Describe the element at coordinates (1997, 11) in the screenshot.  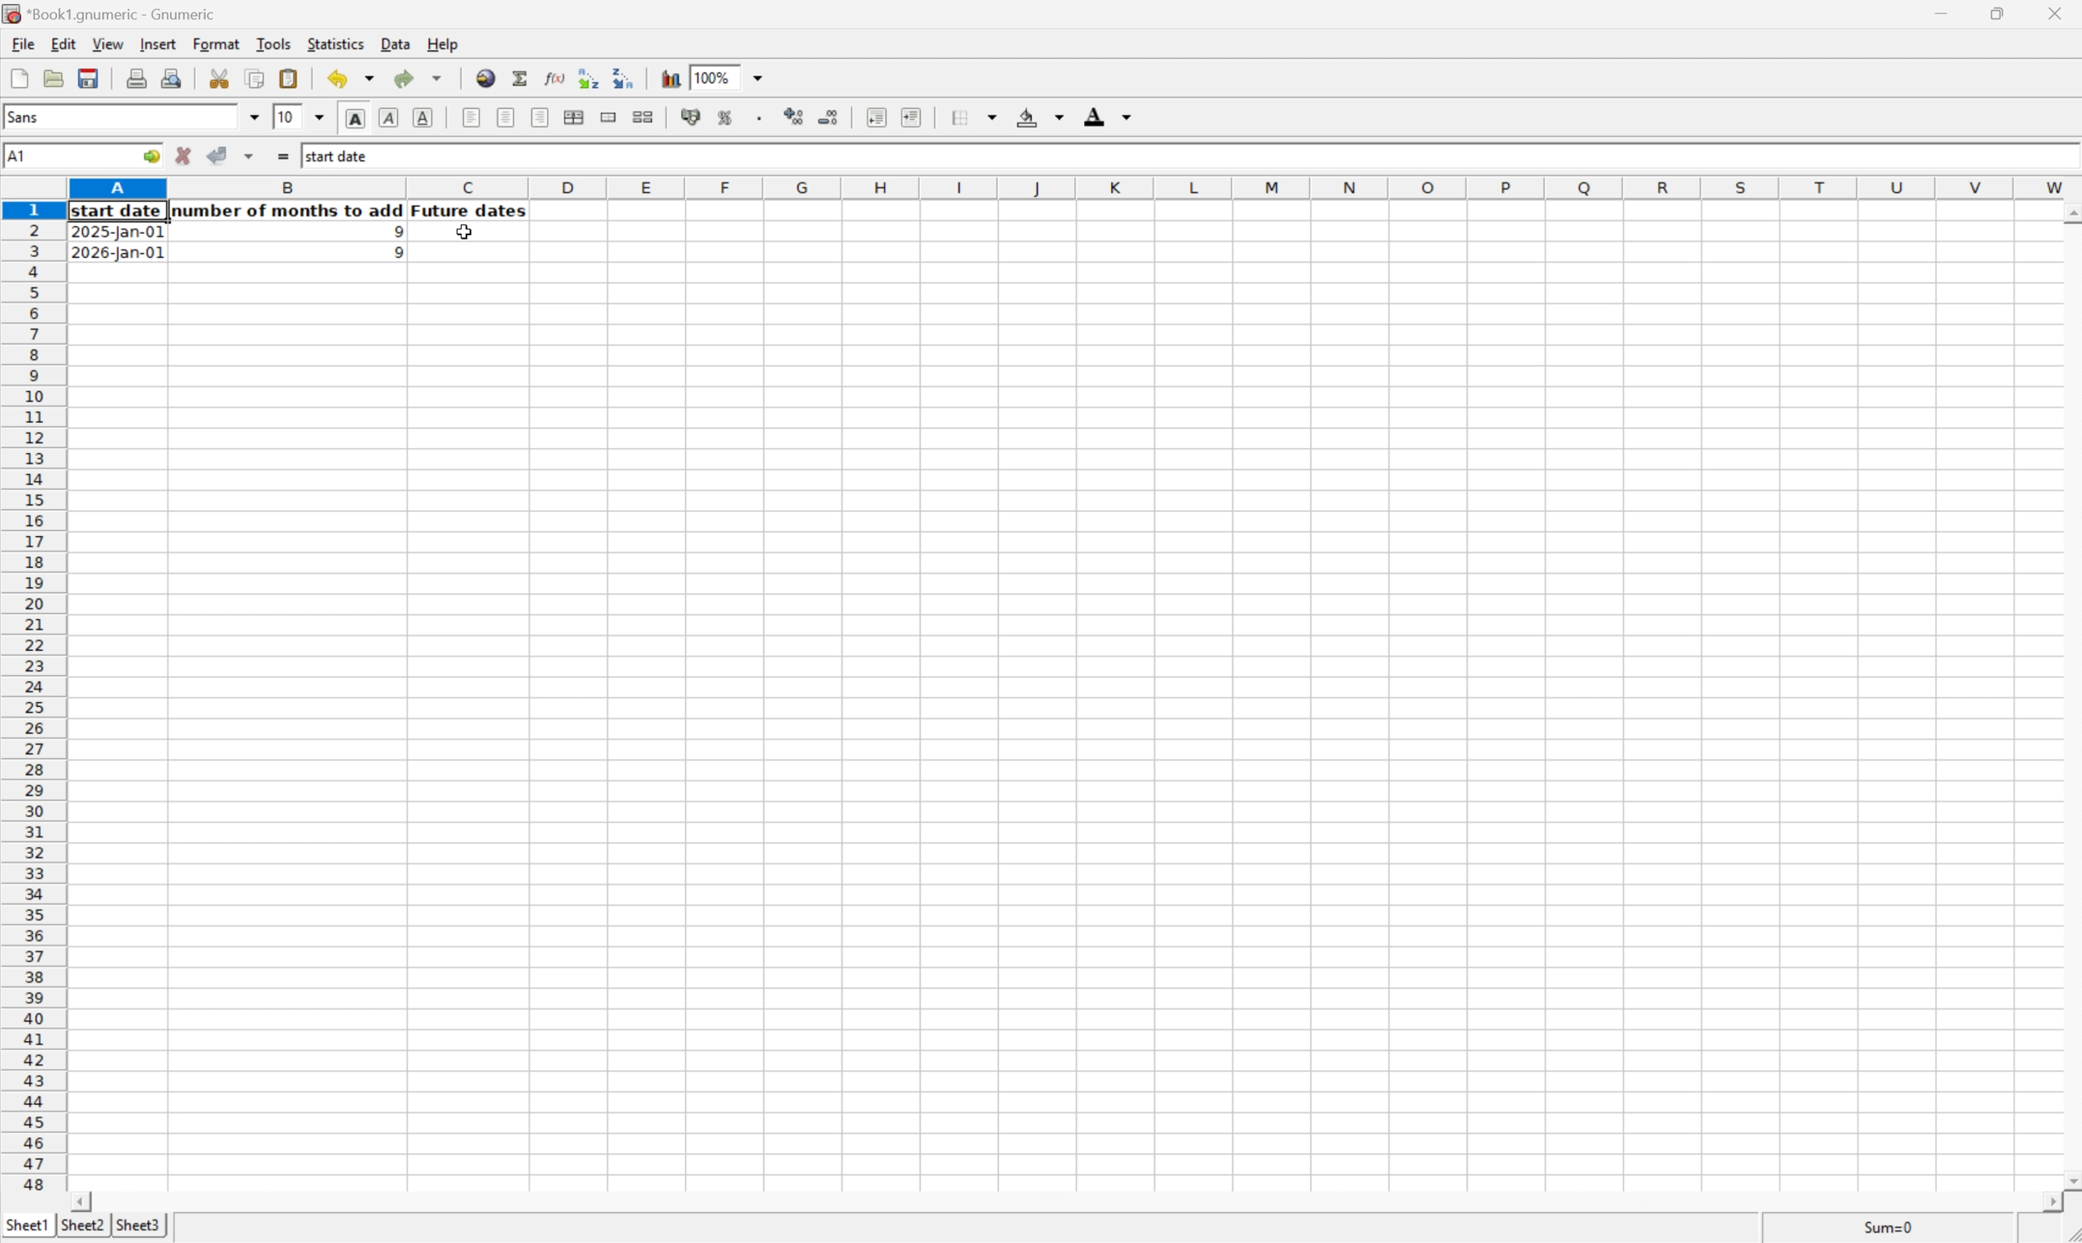
I see `Restore Down` at that location.